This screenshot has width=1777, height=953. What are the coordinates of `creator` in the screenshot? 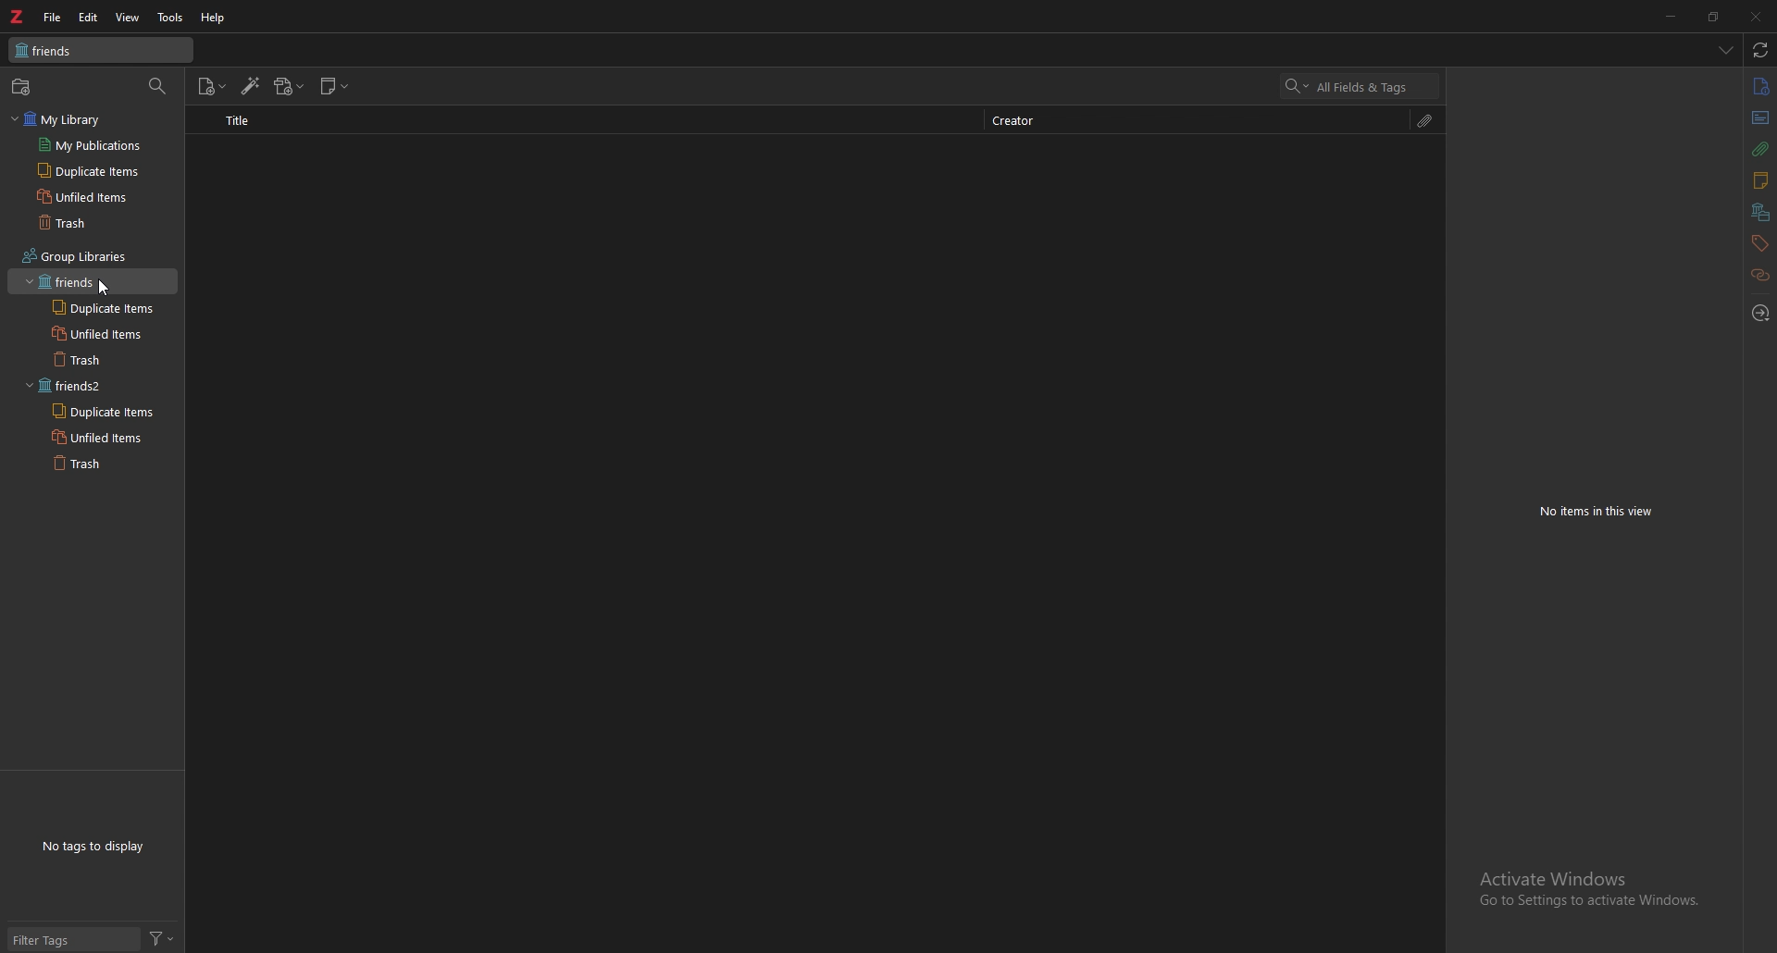 It's located at (1033, 118).